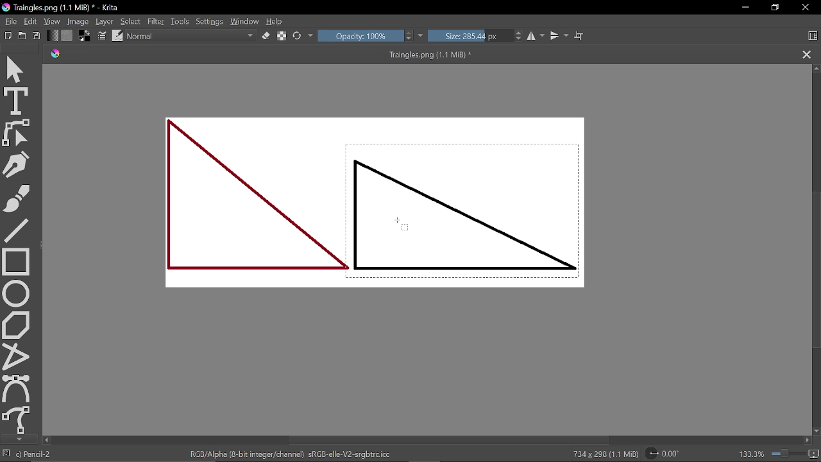 The width and height of the screenshot is (821, 462). I want to click on 734 x 298 (1.1 MiB), so click(598, 453).